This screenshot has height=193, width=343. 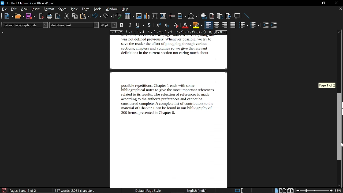 I want to click on move down, so click(x=340, y=186).